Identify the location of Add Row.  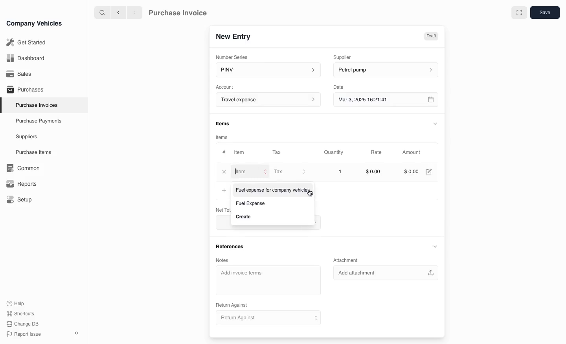
(222, 191).